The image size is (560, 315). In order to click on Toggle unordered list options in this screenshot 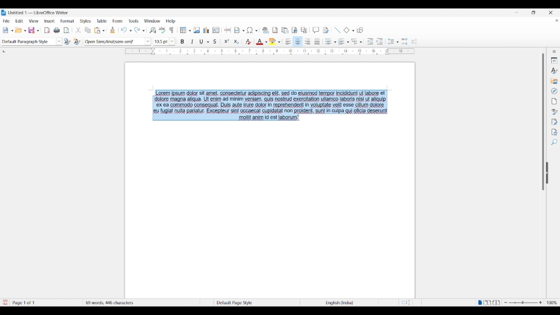, I will do `click(334, 42)`.